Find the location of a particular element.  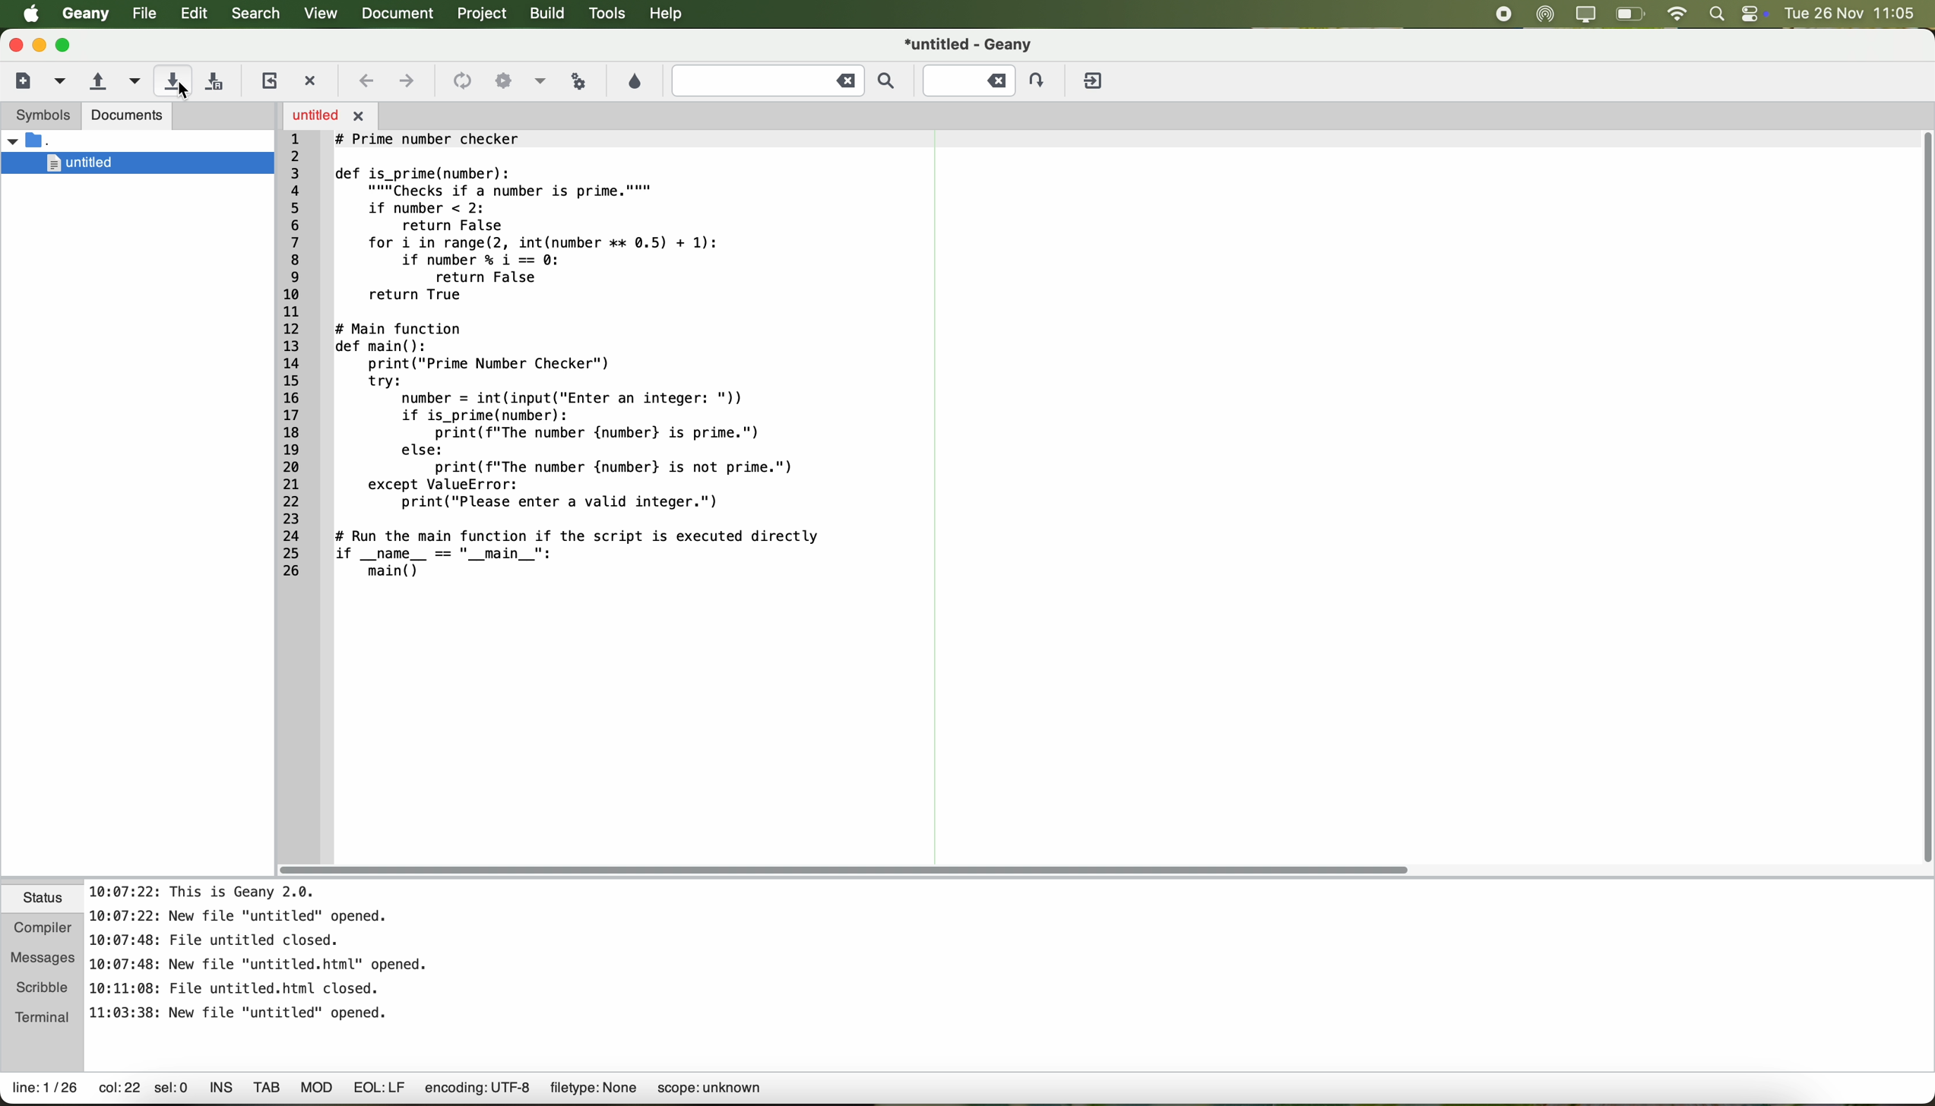

spotlight search is located at coordinates (1717, 14).